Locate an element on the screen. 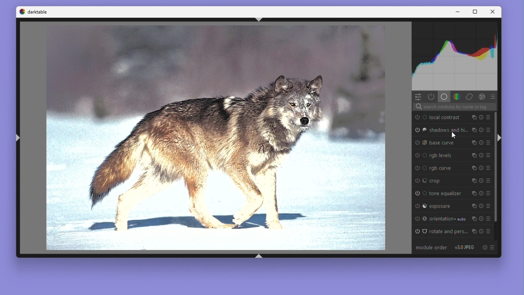 The height and width of the screenshot is (295, 524). shift+ctrl+l is located at coordinates (17, 139).